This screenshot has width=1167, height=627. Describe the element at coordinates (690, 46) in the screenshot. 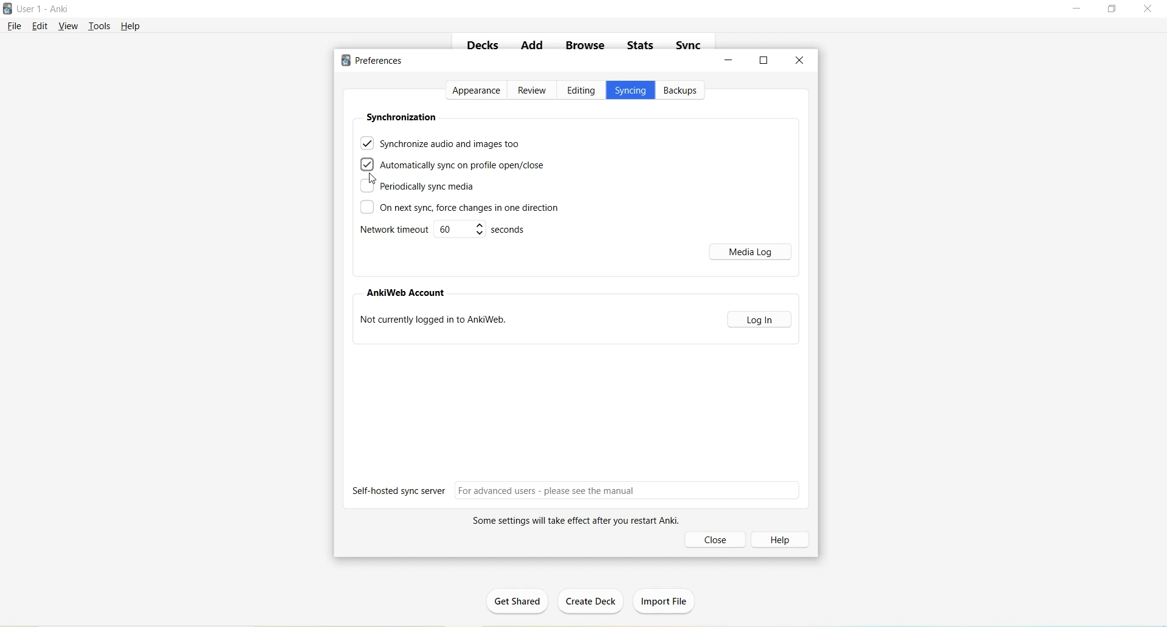

I see `Sync` at that location.